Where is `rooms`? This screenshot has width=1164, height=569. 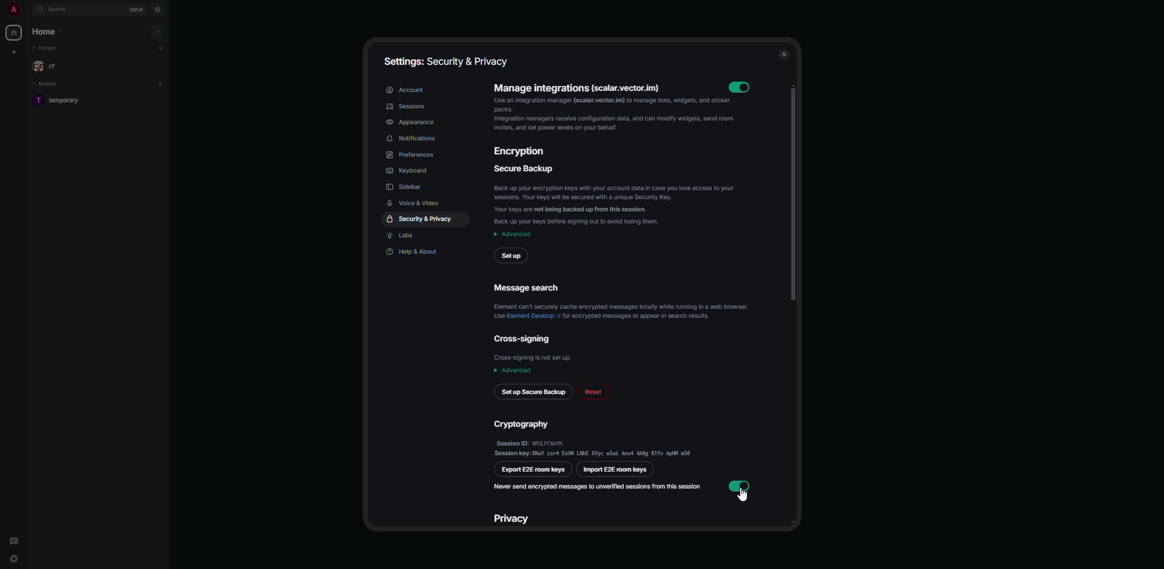
rooms is located at coordinates (46, 84).